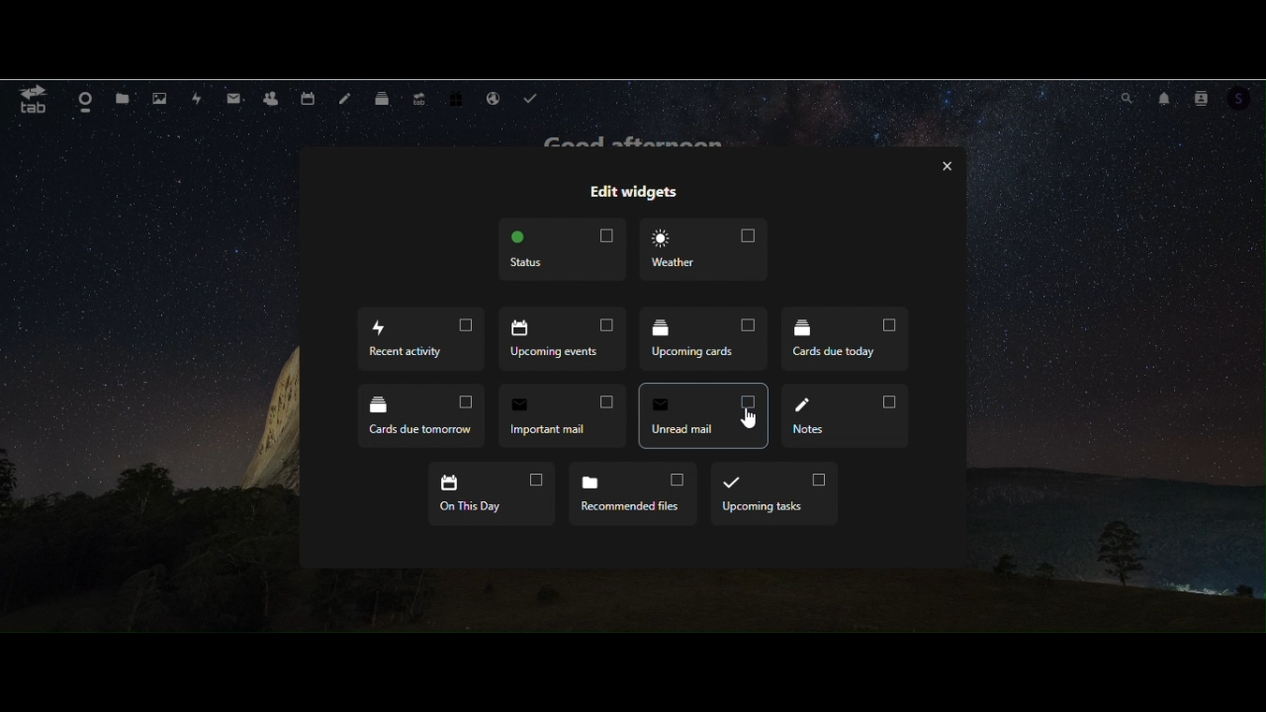 The image size is (1266, 712). What do you see at coordinates (633, 193) in the screenshot?
I see `Edit widget` at bounding box center [633, 193].